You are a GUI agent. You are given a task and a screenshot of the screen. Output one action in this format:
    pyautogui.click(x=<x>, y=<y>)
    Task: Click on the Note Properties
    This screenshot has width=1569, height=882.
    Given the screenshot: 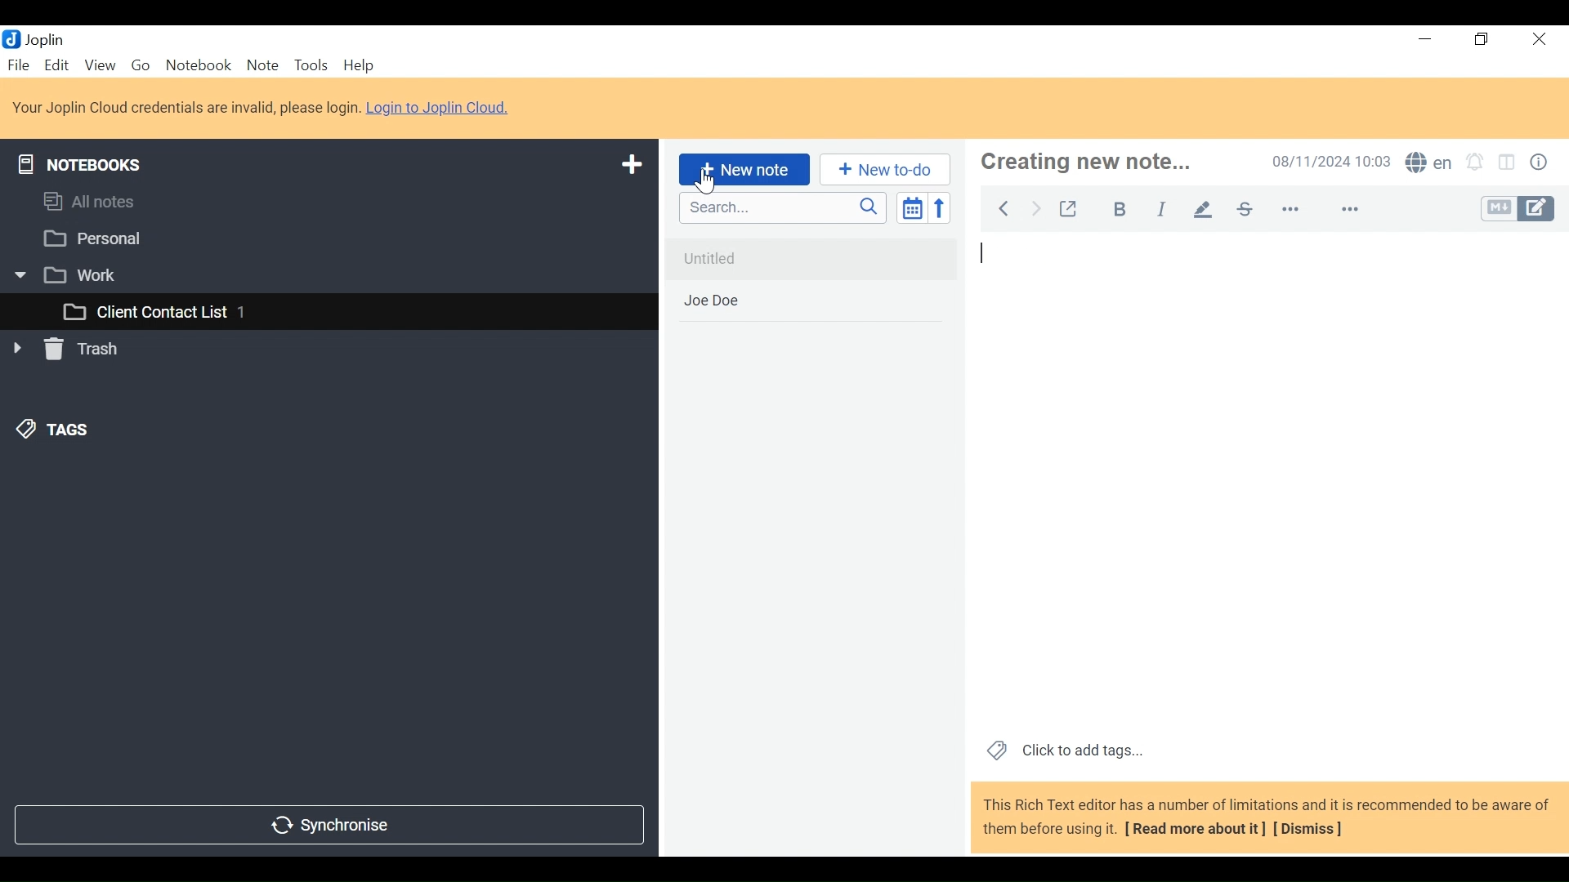 What is the action you would take?
    pyautogui.click(x=1539, y=161)
    